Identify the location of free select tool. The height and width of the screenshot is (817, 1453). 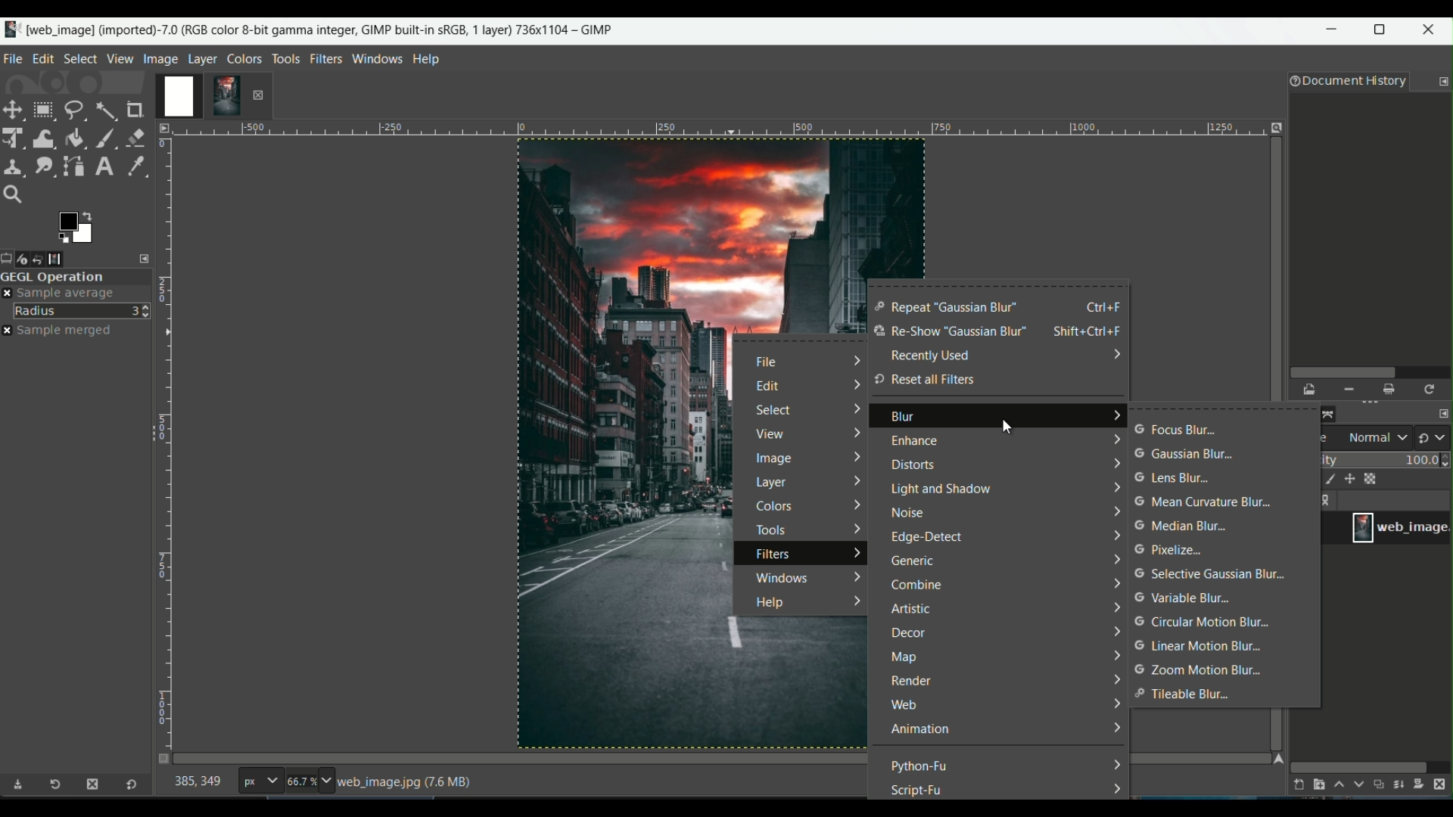
(74, 108).